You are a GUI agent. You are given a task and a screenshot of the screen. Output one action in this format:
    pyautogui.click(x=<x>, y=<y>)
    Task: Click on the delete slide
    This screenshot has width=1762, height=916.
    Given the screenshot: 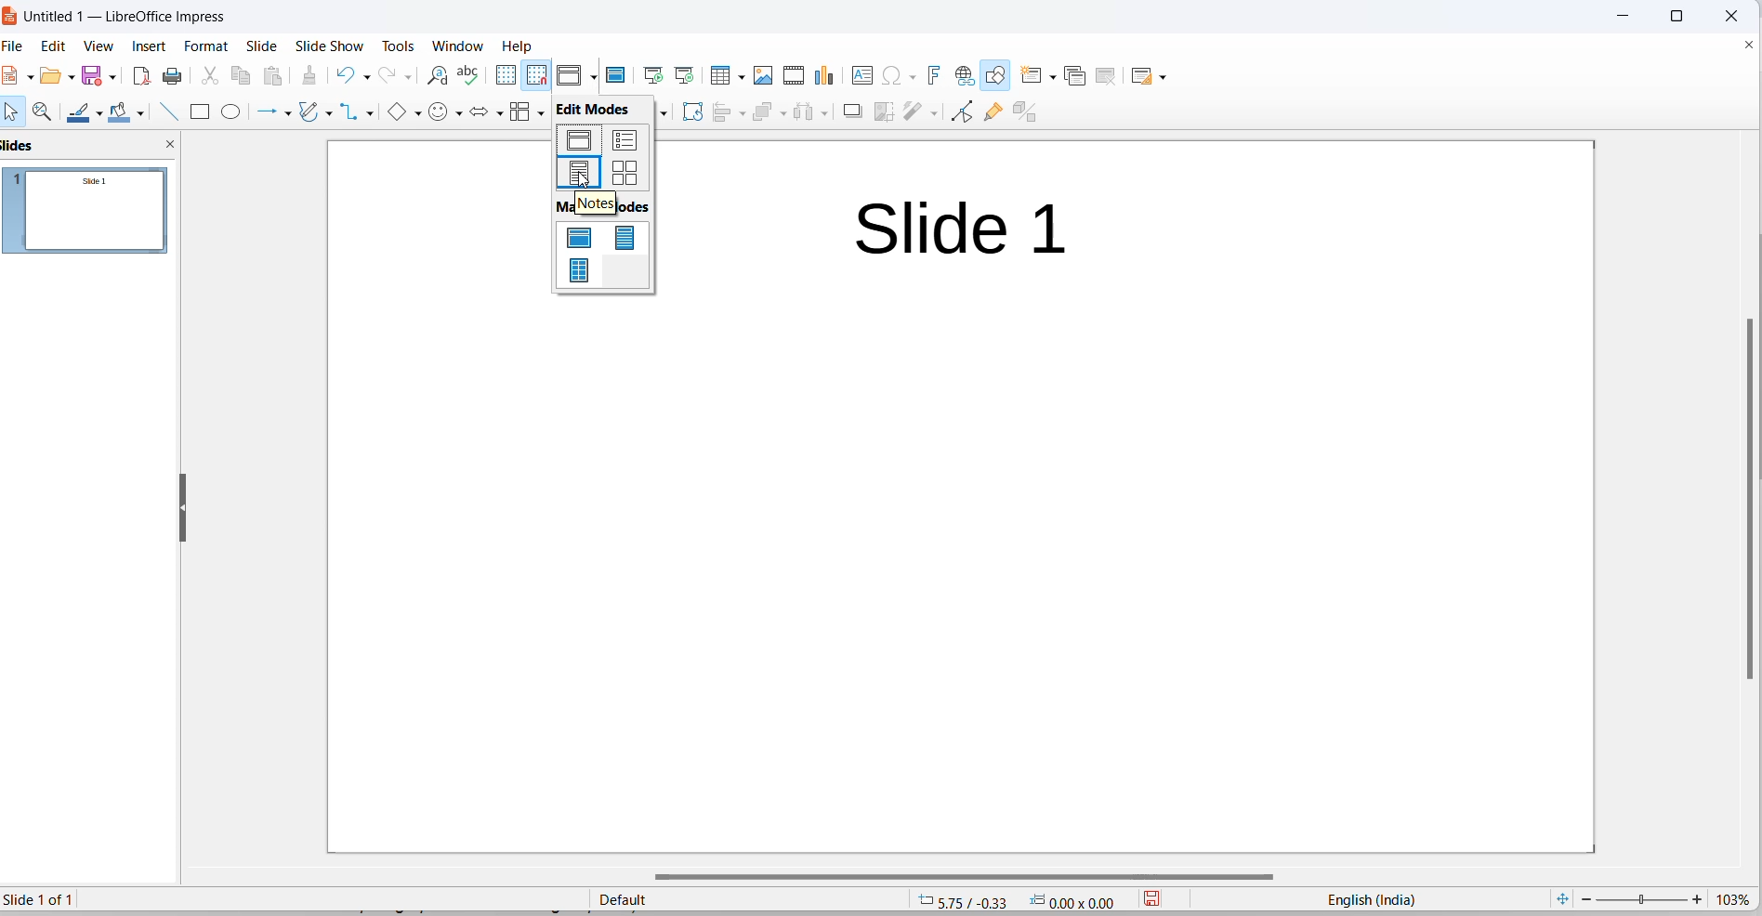 What is the action you would take?
    pyautogui.click(x=1111, y=74)
    